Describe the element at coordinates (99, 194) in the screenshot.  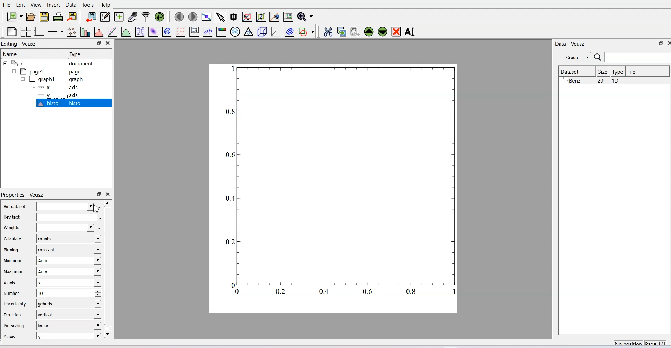
I see `Maximize` at that location.